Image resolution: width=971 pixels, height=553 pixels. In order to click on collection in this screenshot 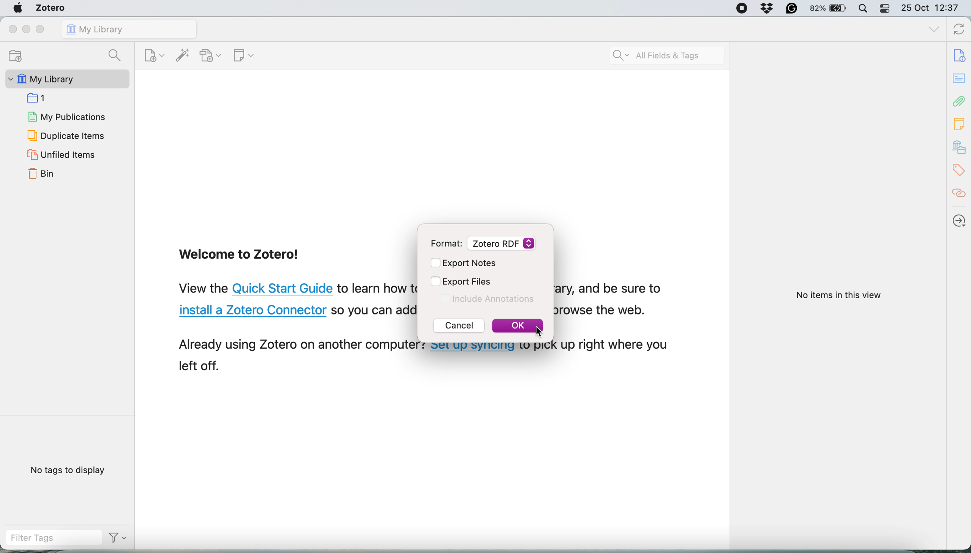, I will do `click(36, 98)`.